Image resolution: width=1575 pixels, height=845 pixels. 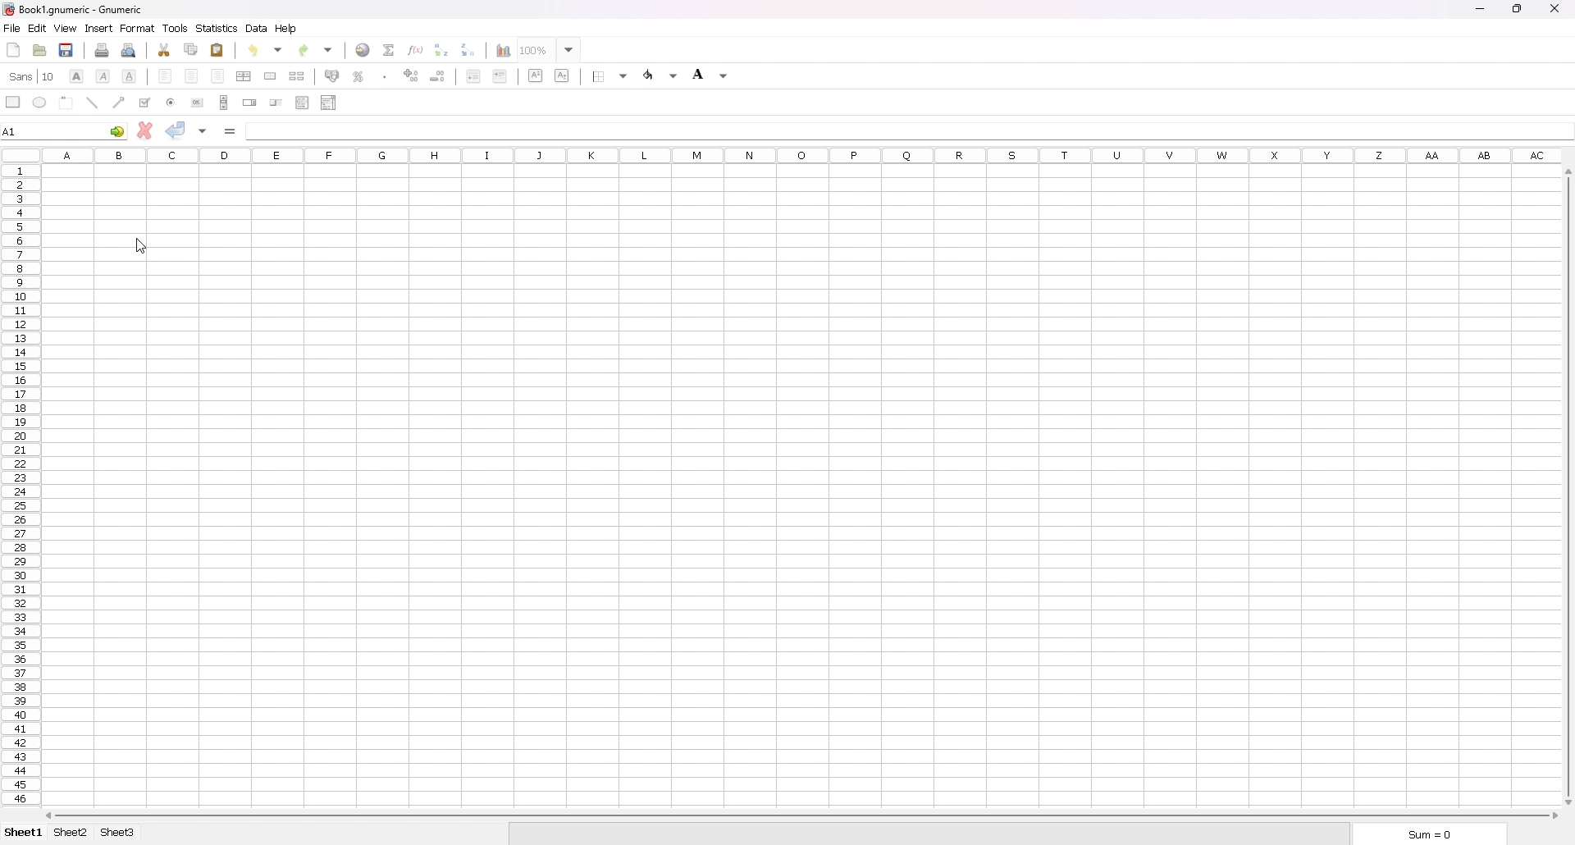 What do you see at coordinates (41, 103) in the screenshot?
I see `ellipse` at bounding box center [41, 103].